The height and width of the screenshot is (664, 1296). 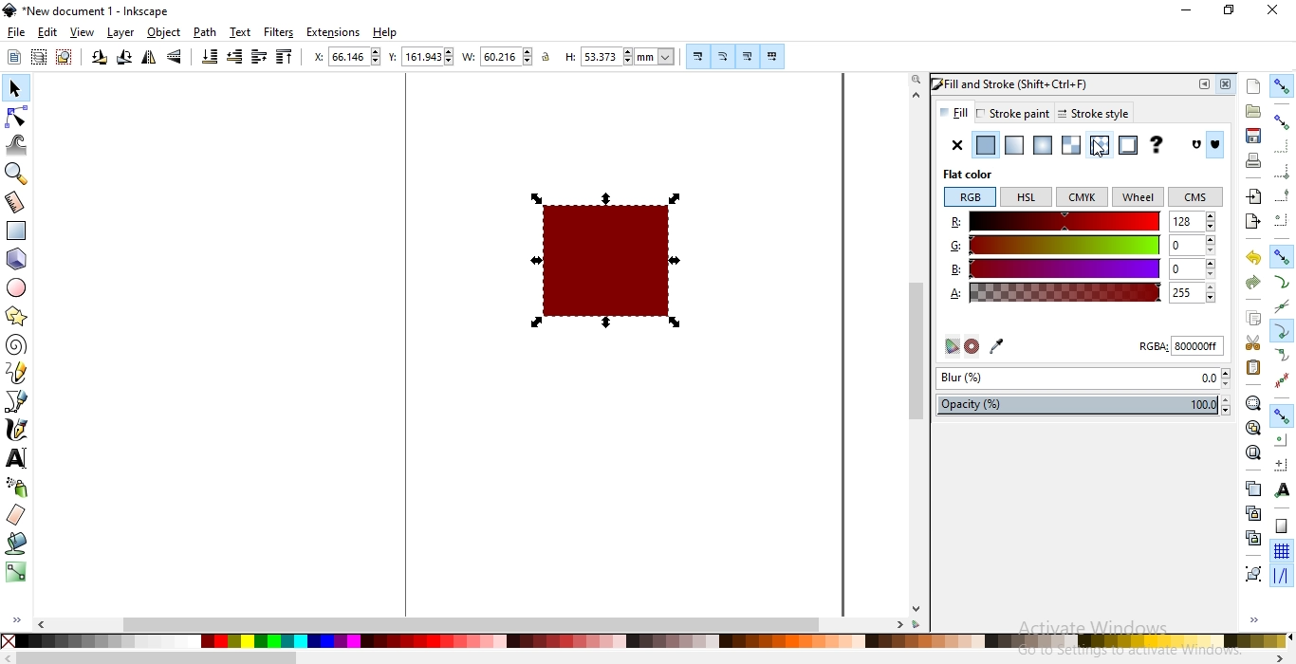 I want to click on select all objects in all visible and unlocked layers, so click(x=38, y=59).